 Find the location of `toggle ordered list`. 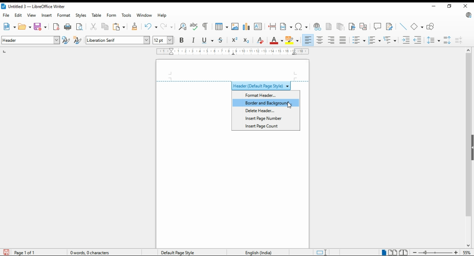

toggle ordered list is located at coordinates (374, 40).